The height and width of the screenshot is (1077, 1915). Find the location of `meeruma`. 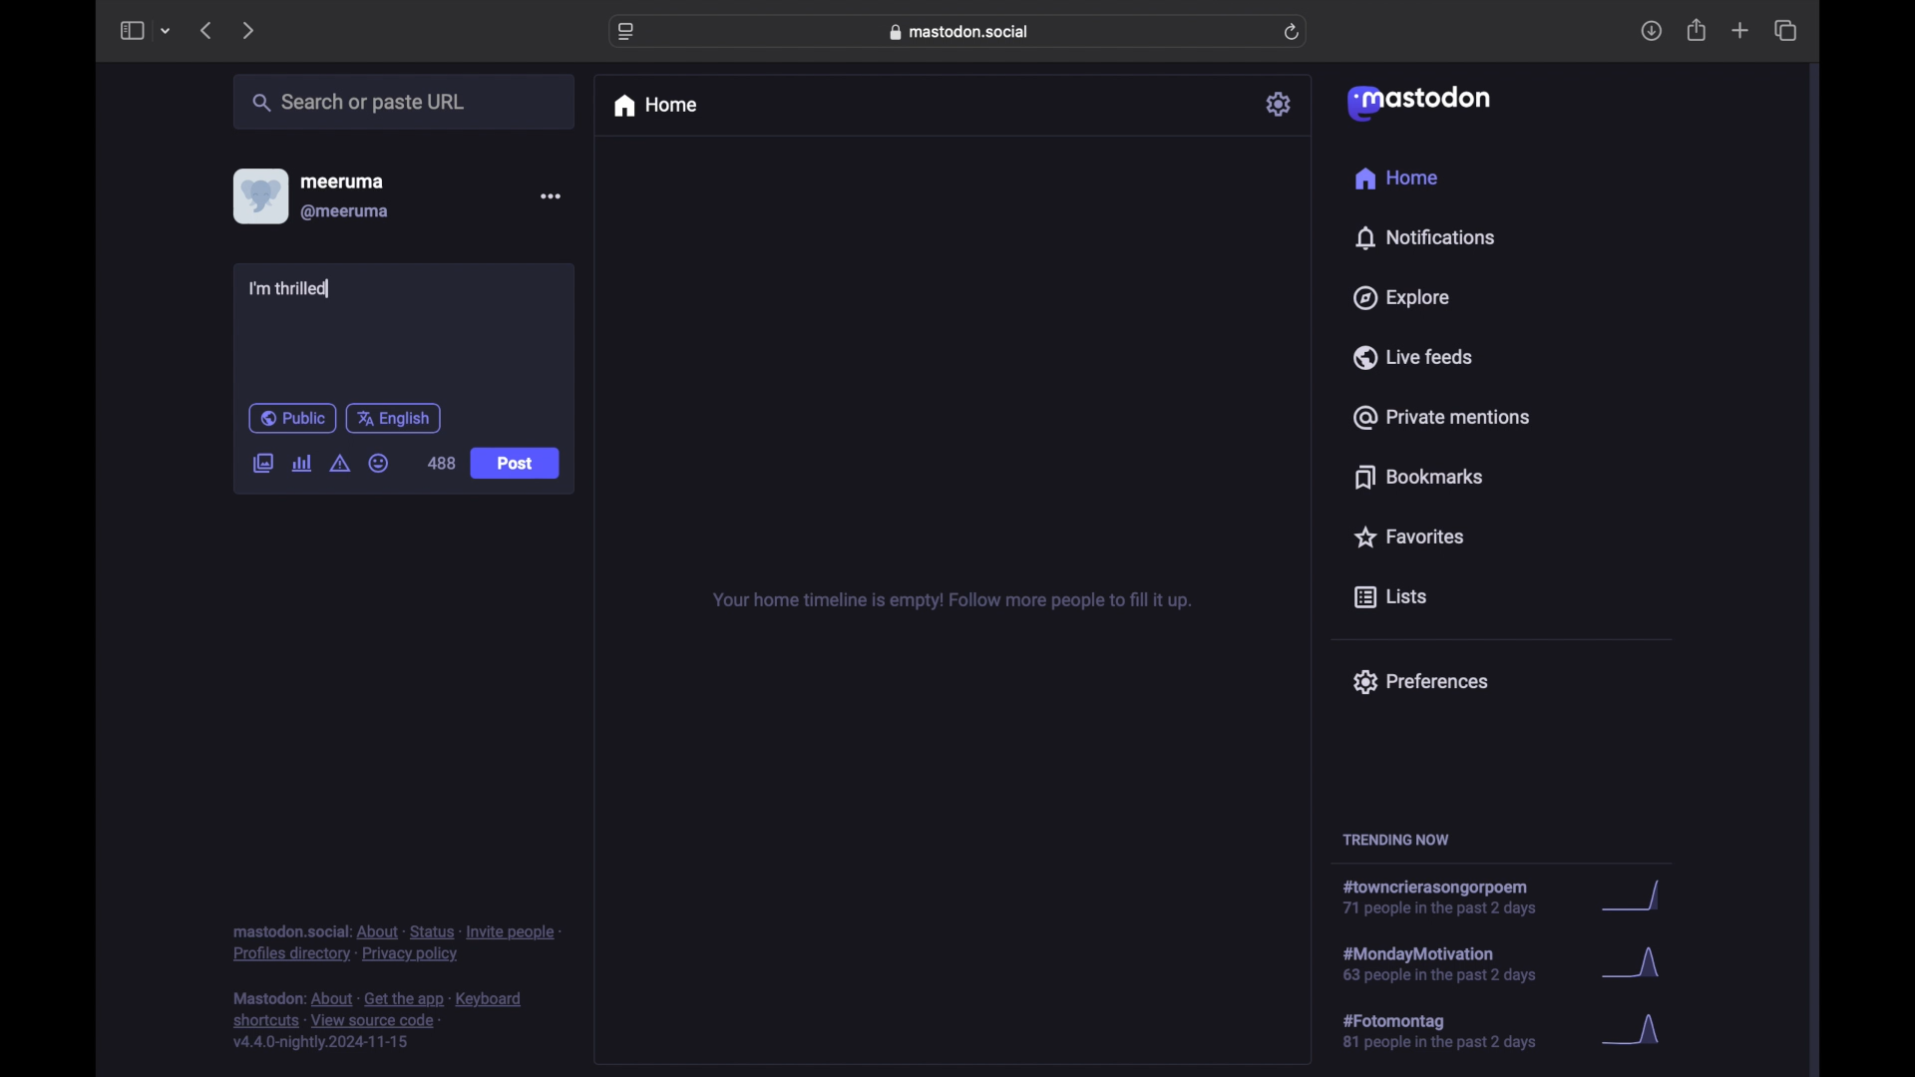

meeruma is located at coordinates (342, 181).